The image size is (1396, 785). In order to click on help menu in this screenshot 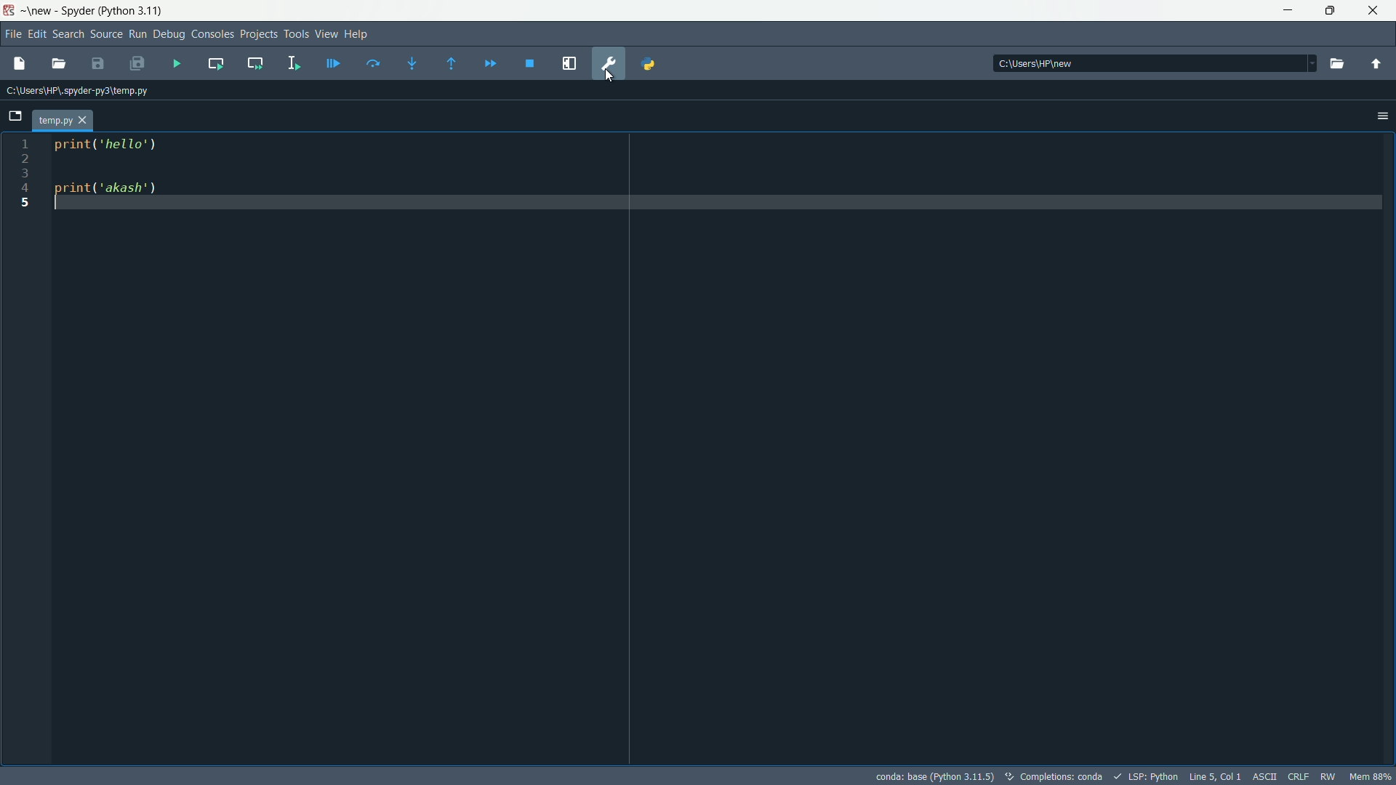, I will do `click(360, 36)`.